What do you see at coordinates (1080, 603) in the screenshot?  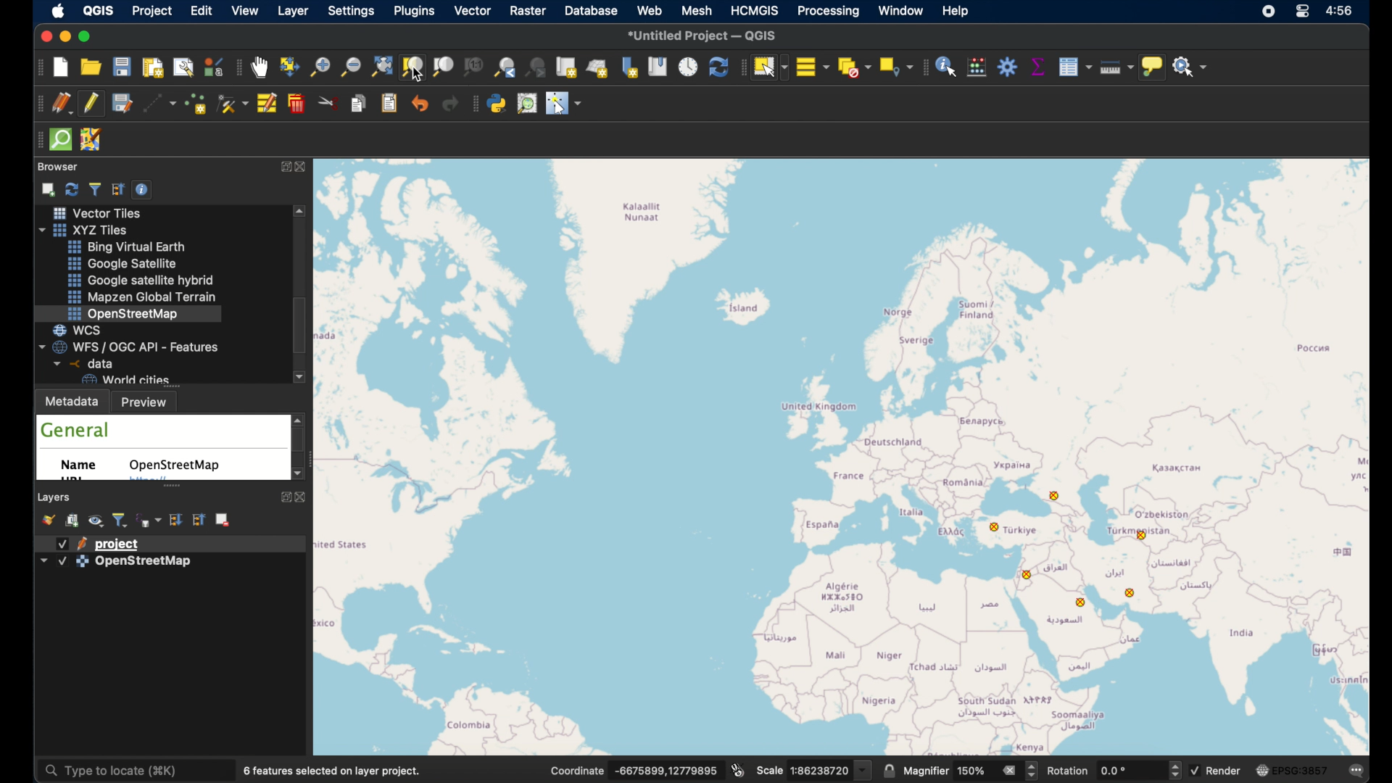 I see `point feature` at bounding box center [1080, 603].